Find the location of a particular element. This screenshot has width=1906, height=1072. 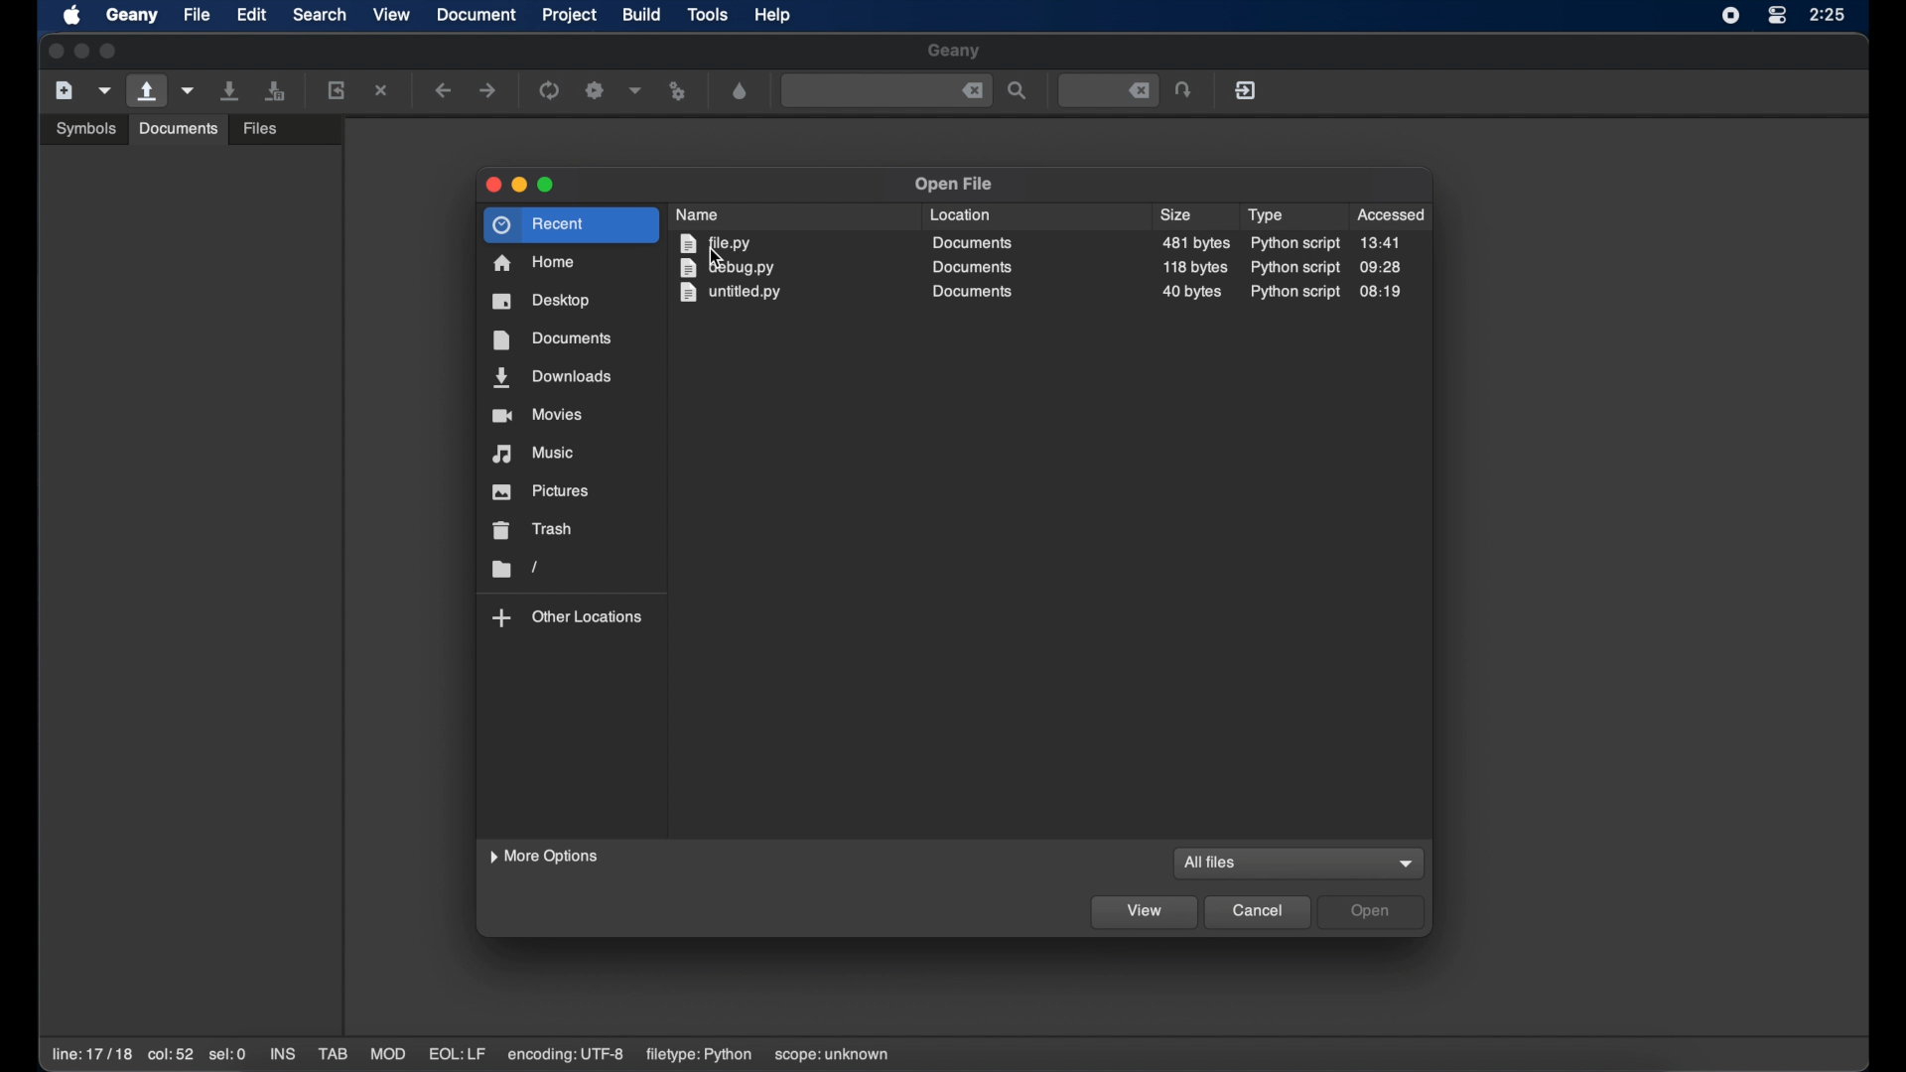

filetype: python is located at coordinates (697, 1054).